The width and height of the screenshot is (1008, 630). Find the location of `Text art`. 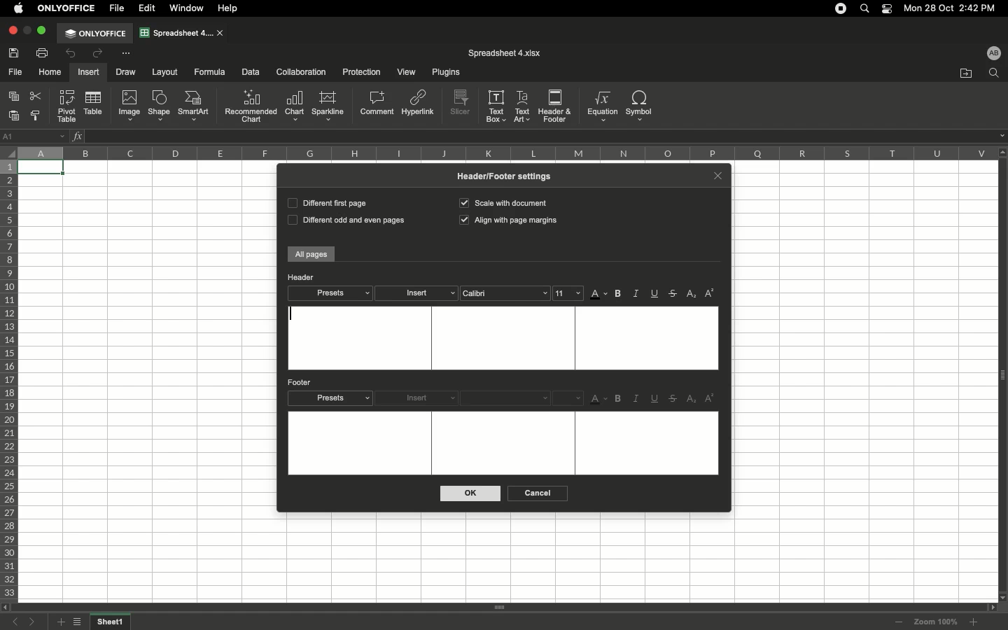

Text art is located at coordinates (523, 105).